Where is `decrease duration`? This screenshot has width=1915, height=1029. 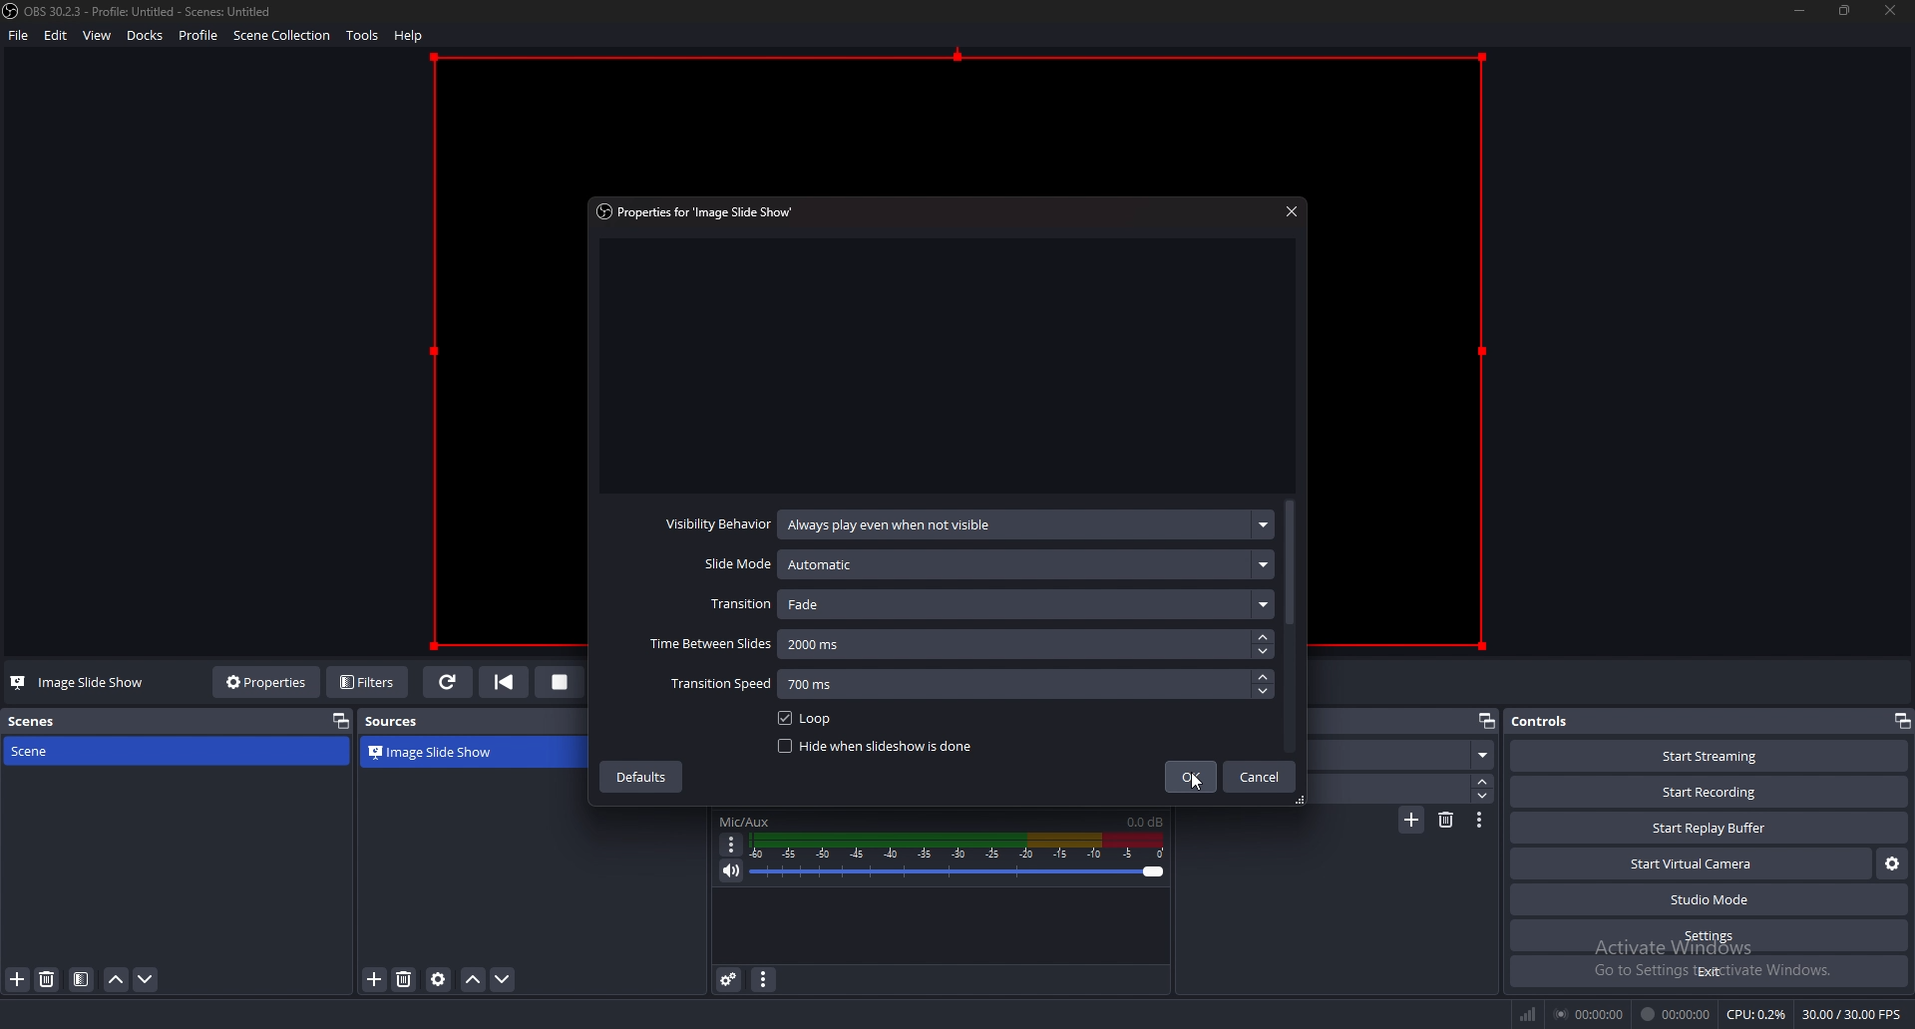
decrease duration is located at coordinates (1483, 798).